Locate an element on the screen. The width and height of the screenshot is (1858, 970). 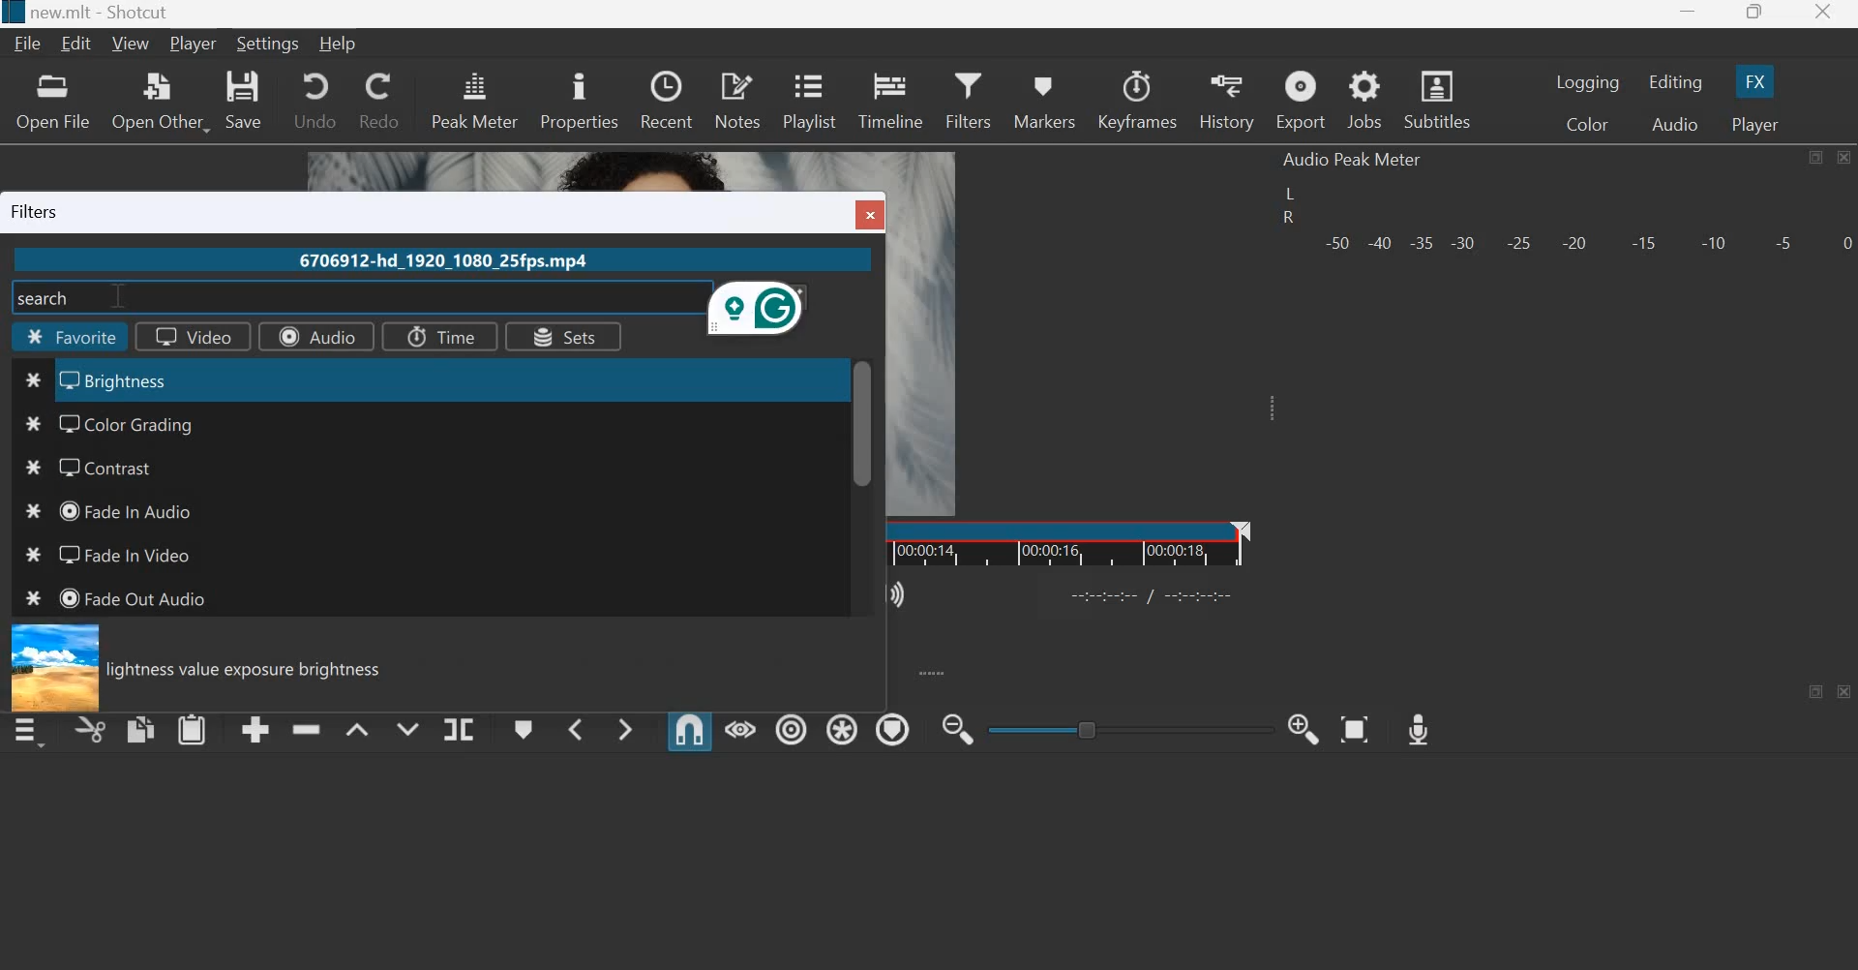
Show the volume control is located at coordinates (900, 591).